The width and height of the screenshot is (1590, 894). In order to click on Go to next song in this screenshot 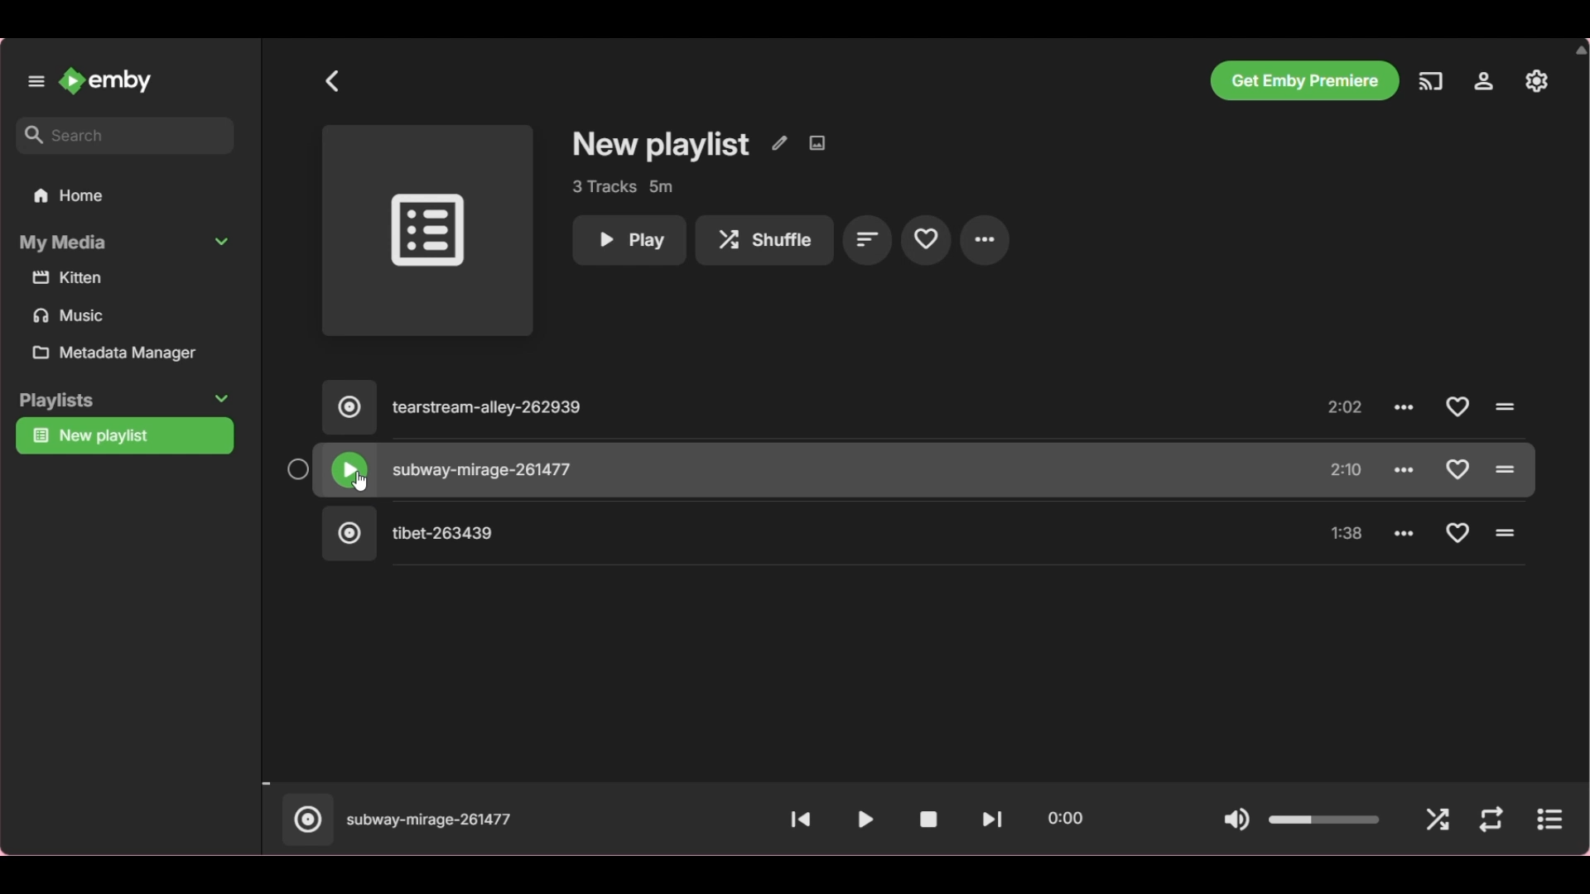, I will do `click(992, 819)`.